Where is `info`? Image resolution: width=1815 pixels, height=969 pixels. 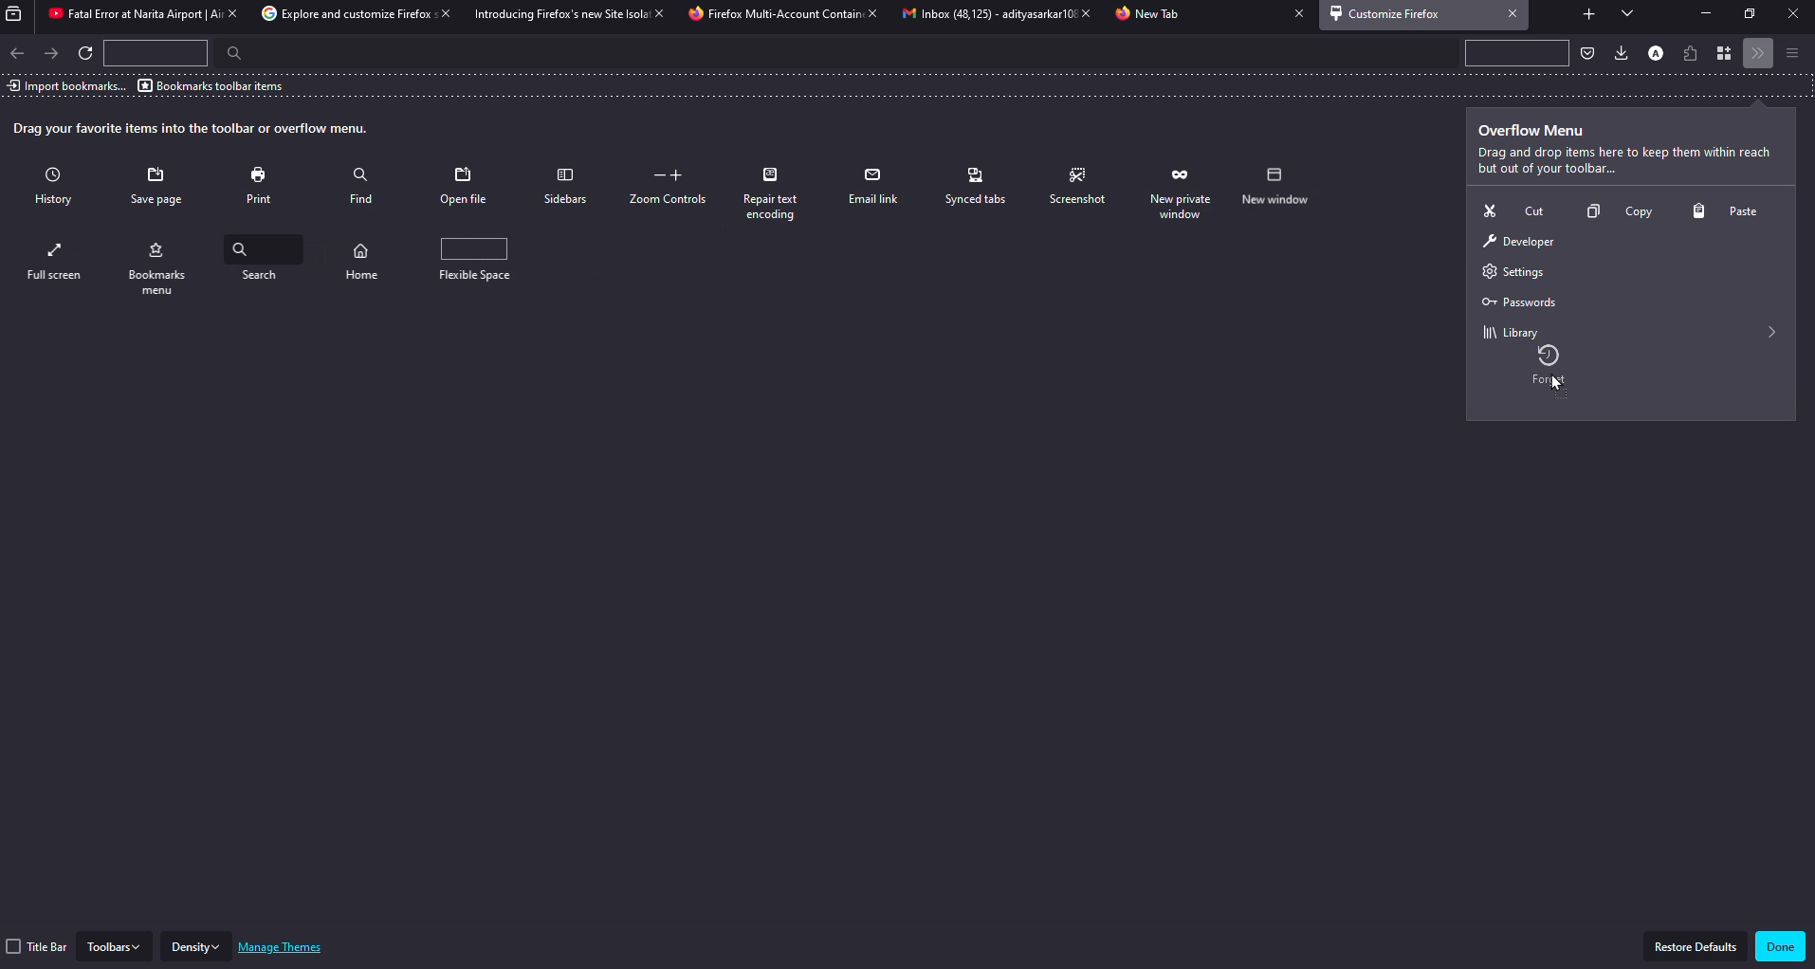 info is located at coordinates (1623, 162).